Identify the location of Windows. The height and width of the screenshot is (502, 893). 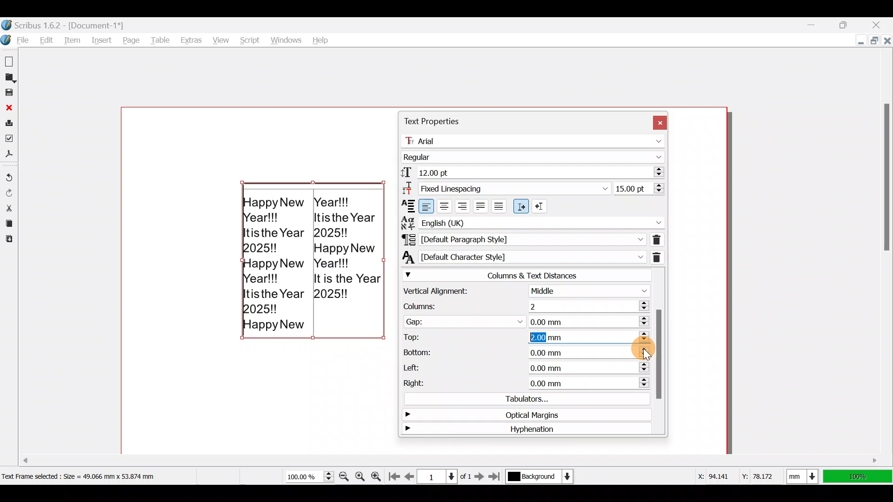
(286, 38).